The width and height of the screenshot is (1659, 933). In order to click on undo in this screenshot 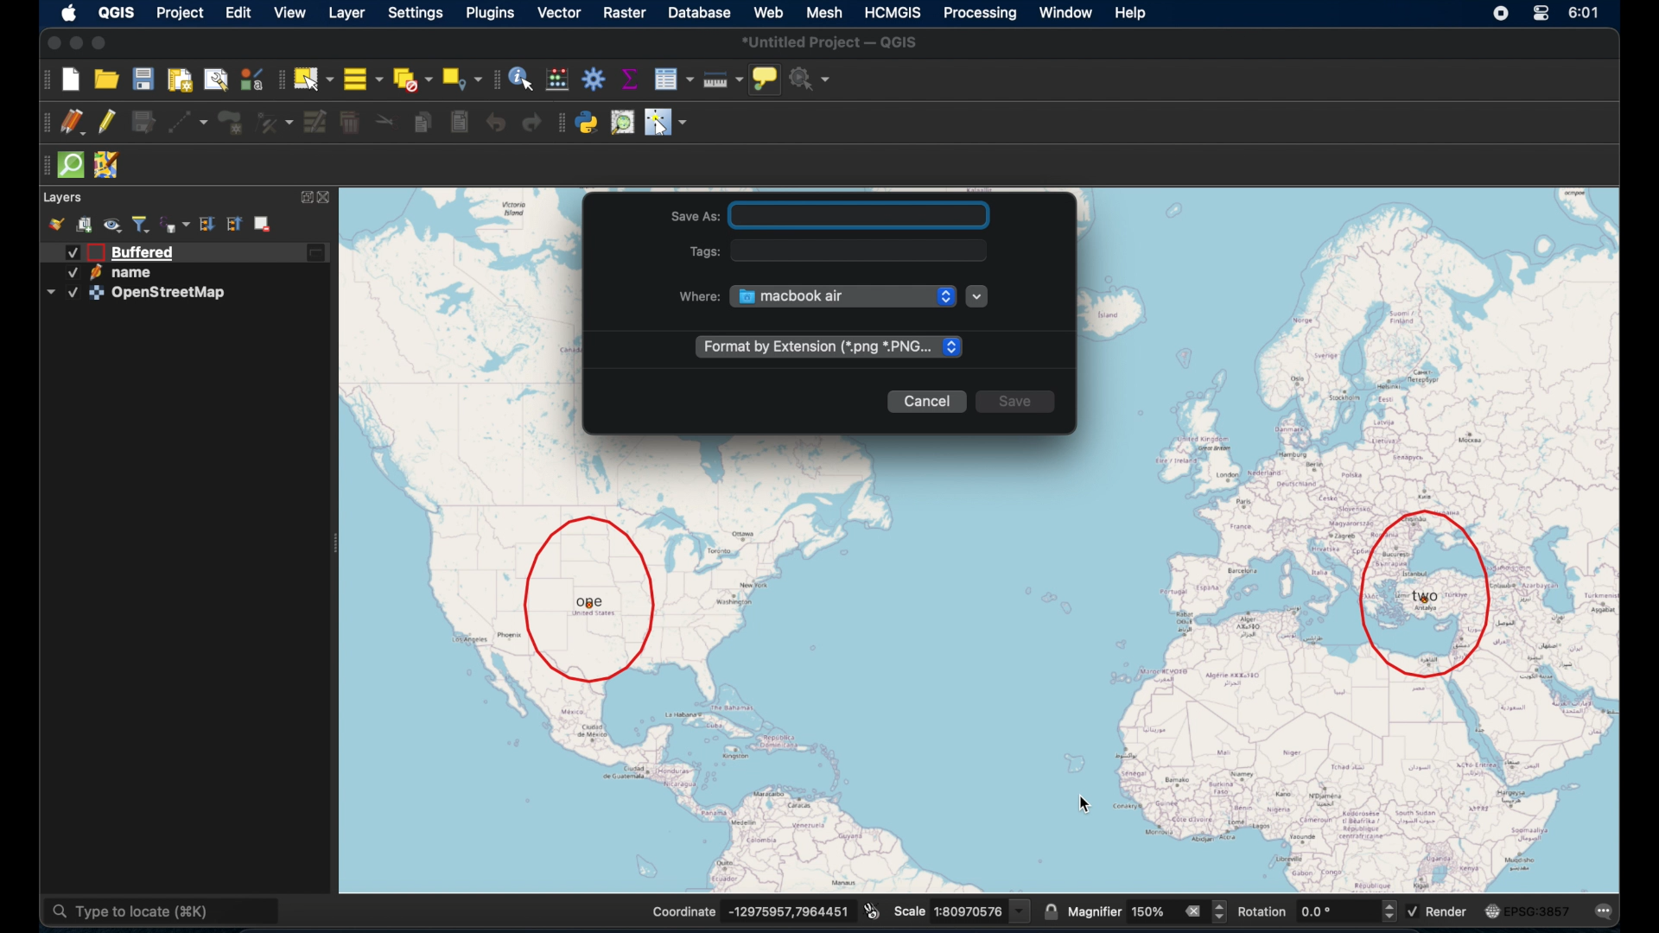, I will do `click(494, 123)`.